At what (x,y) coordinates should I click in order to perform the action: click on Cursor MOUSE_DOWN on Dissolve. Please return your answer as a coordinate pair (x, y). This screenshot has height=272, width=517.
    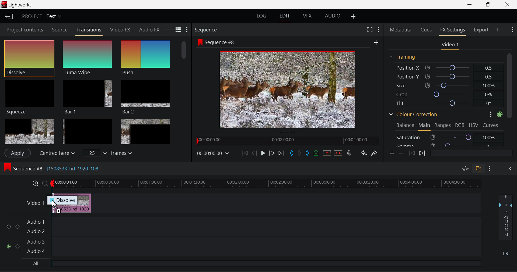
    Looking at the image, I should click on (29, 59).